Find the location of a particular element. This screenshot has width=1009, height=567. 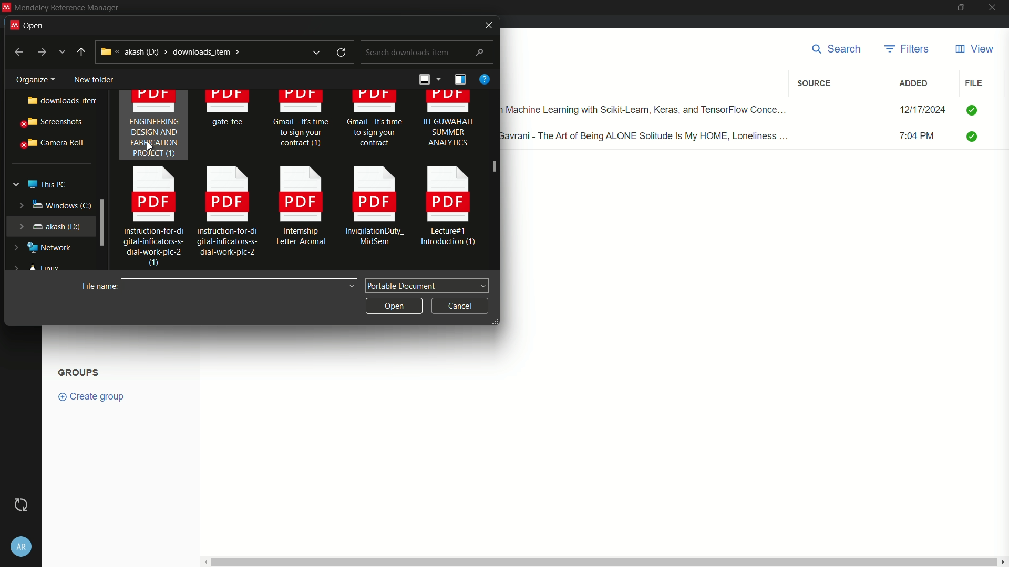

gate fee is located at coordinates (230, 110).